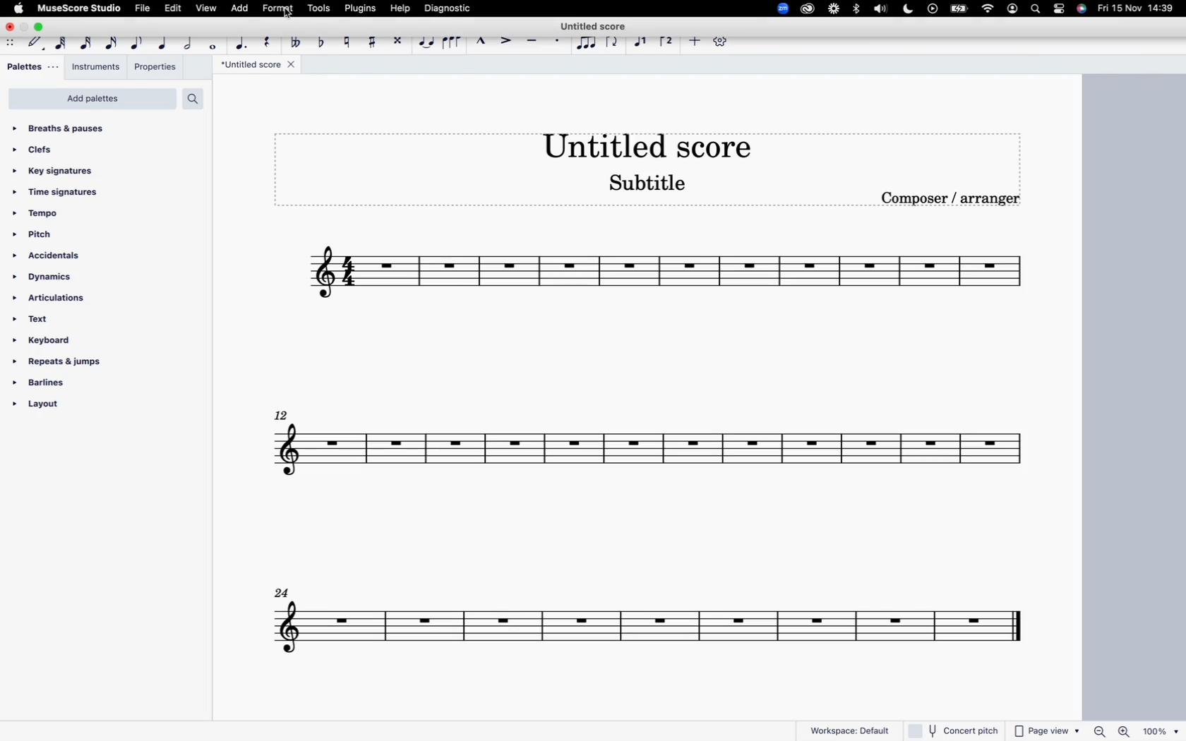 This screenshot has height=741, width=1186. What do you see at coordinates (40, 28) in the screenshot?
I see `maximize` at bounding box center [40, 28].